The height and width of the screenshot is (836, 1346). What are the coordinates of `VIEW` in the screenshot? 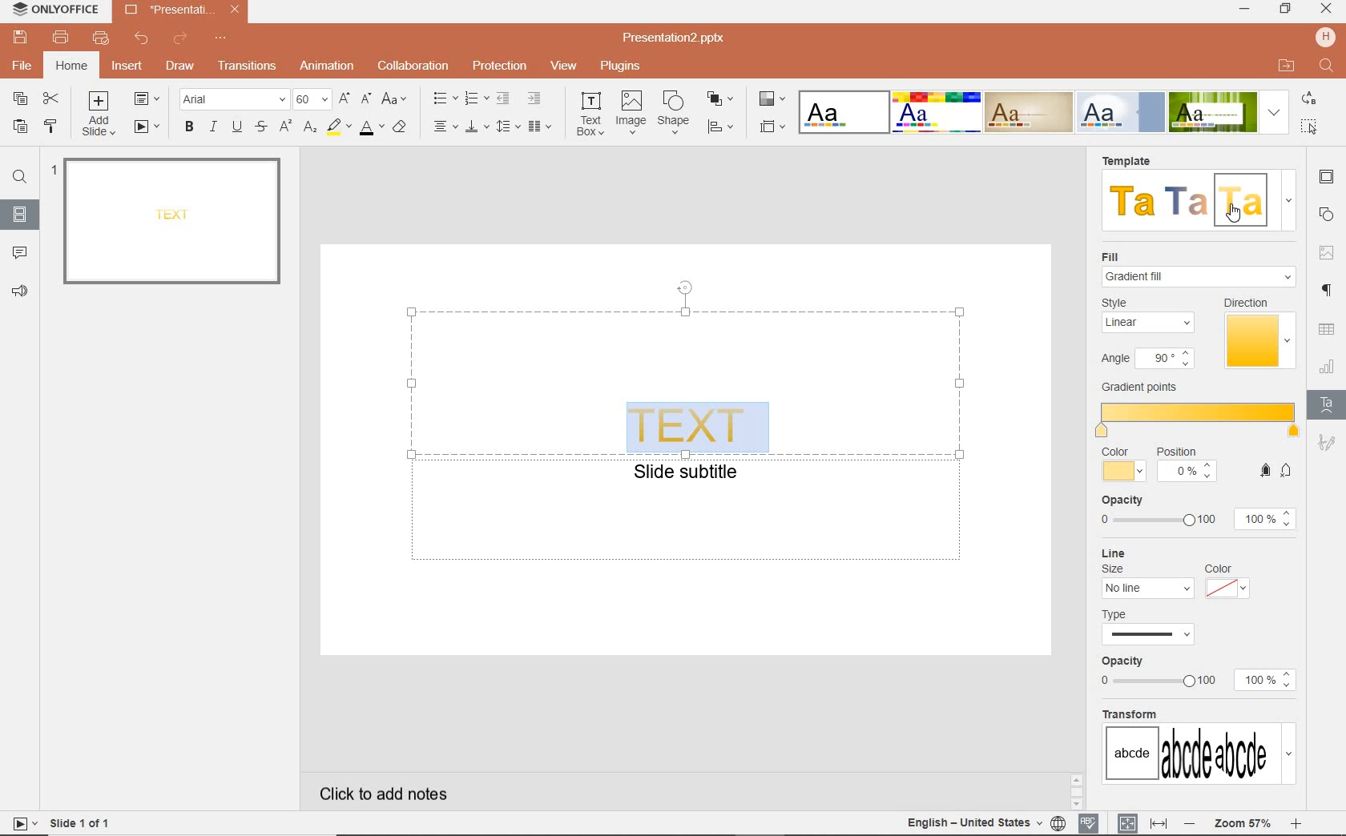 It's located at (565, 67).